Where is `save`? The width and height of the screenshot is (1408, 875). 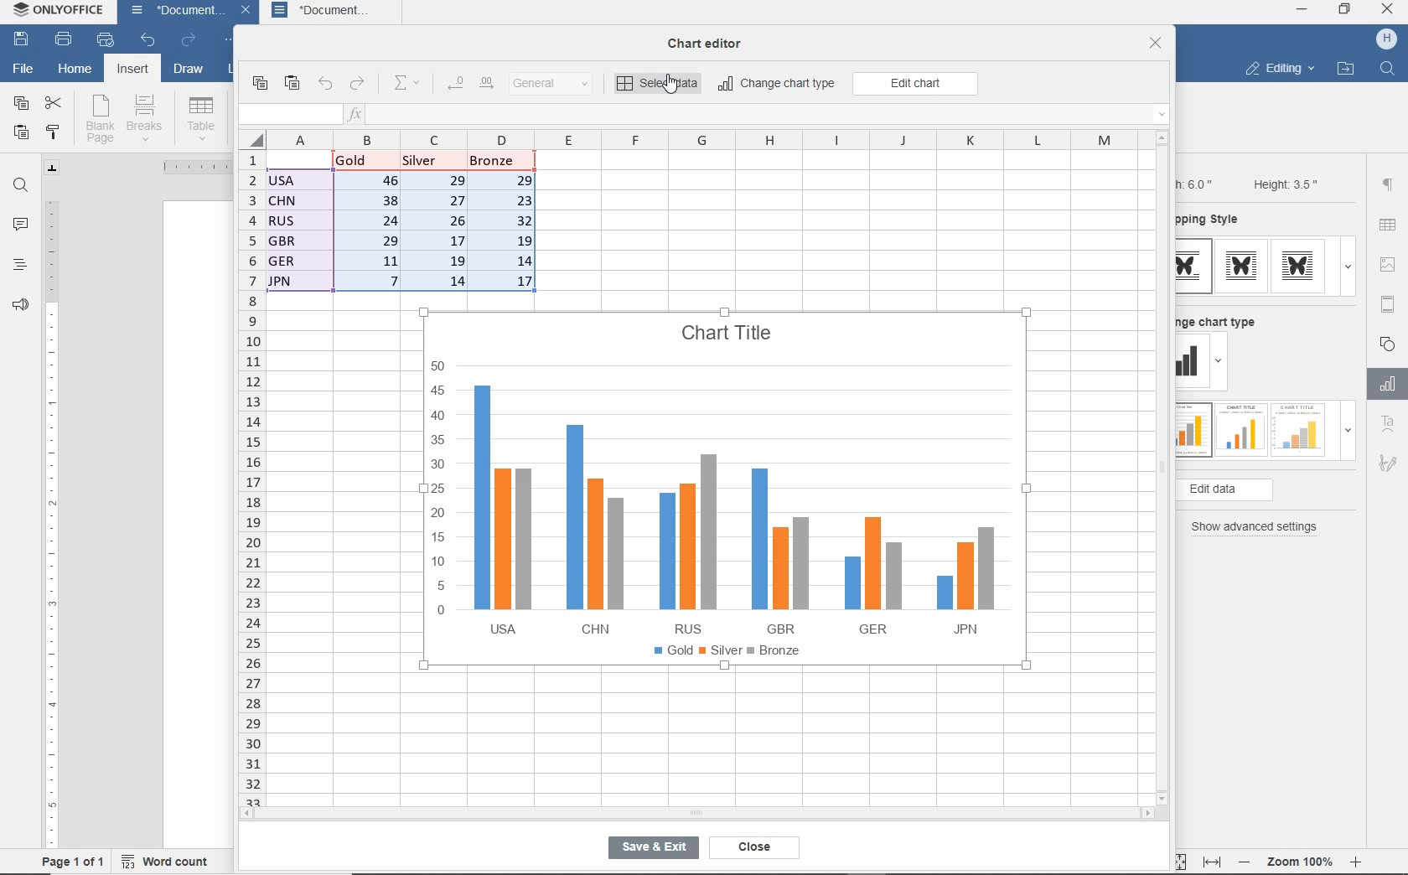
save is located at coordinates (22, 40).